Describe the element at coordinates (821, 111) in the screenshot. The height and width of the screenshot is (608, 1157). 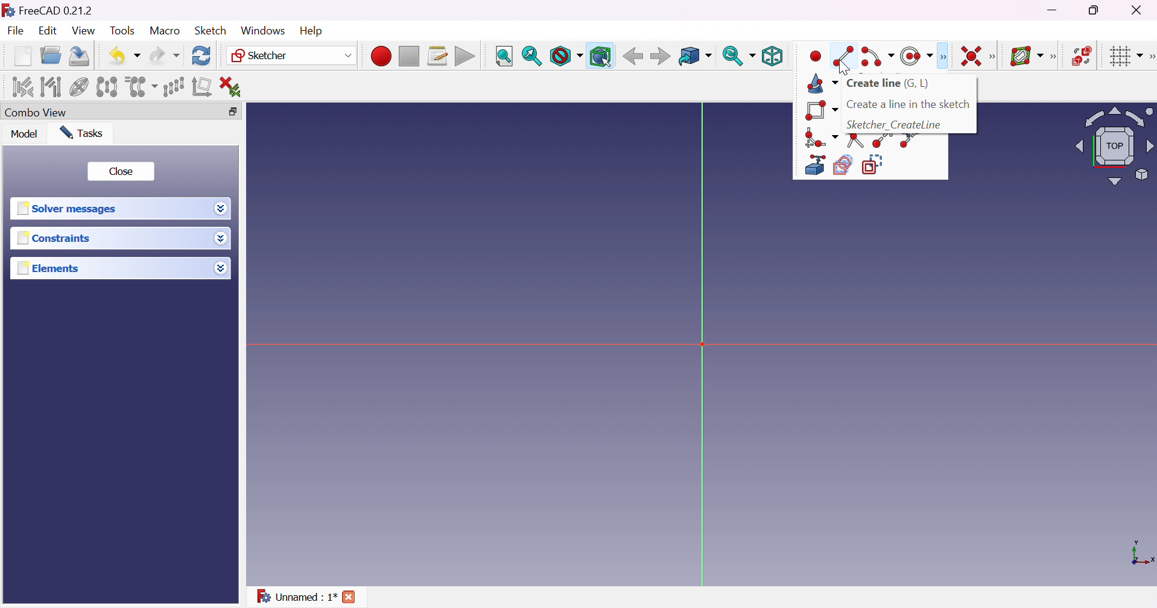
I see `Create rectangle` at that location.